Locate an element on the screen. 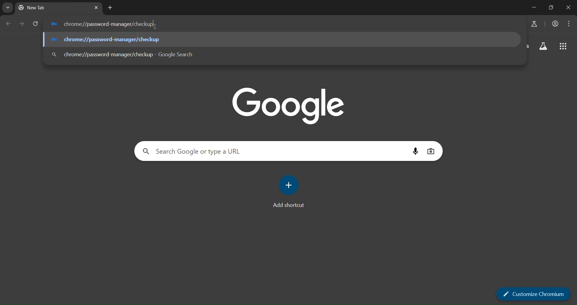 The height and width of the screenshot is (305, 577). current tab is located at coordinates (43, 8).